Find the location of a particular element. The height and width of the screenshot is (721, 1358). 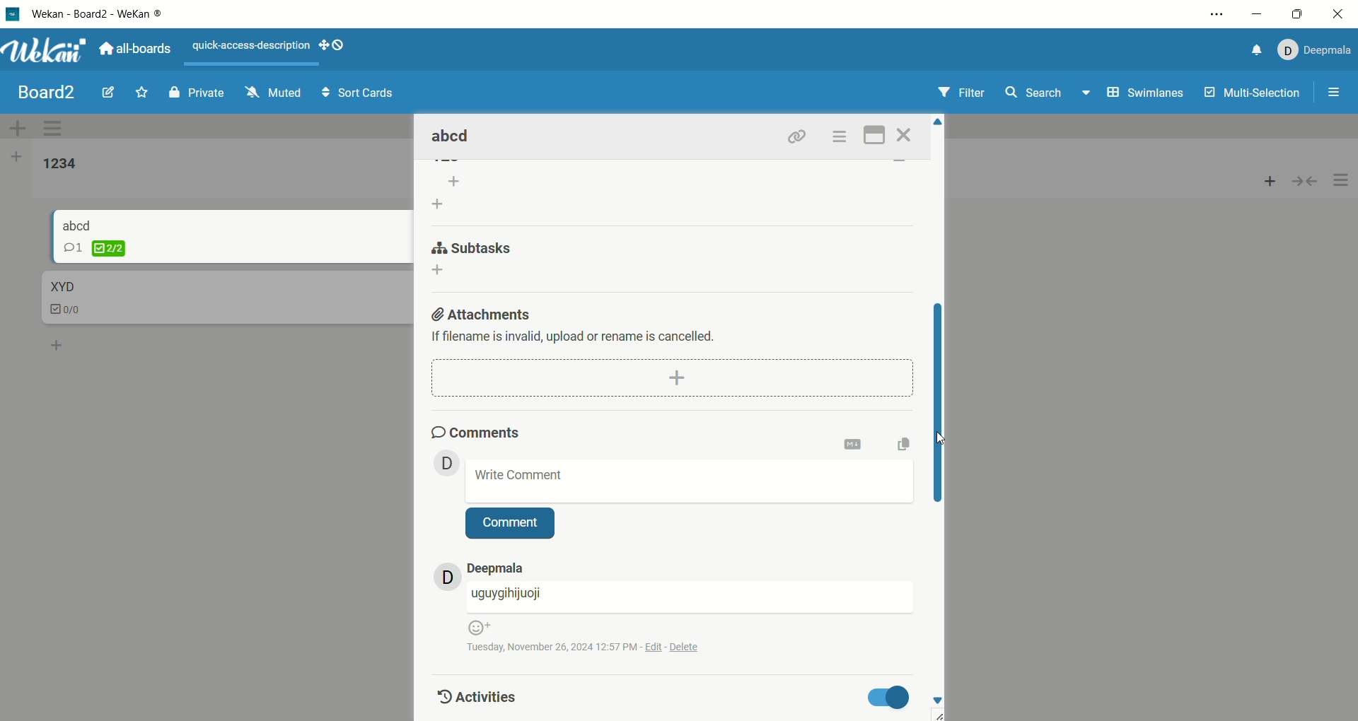

account is located at coordinates (496, 568).